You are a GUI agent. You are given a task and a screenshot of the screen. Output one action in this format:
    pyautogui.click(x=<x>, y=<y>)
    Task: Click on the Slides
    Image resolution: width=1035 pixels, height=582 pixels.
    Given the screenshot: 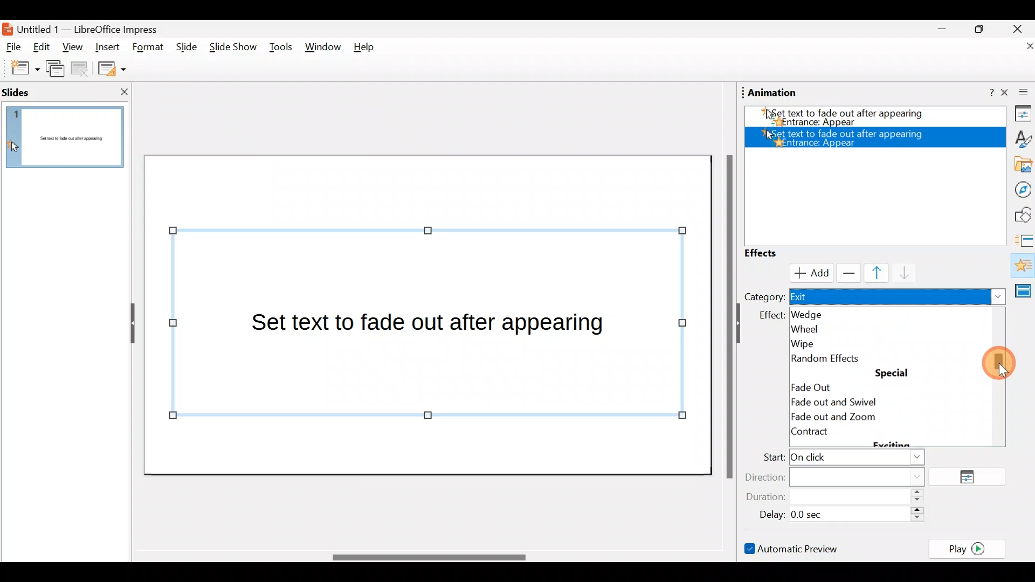 What is the action you would take?
    pyautogui.click(x=34, y=92)
    